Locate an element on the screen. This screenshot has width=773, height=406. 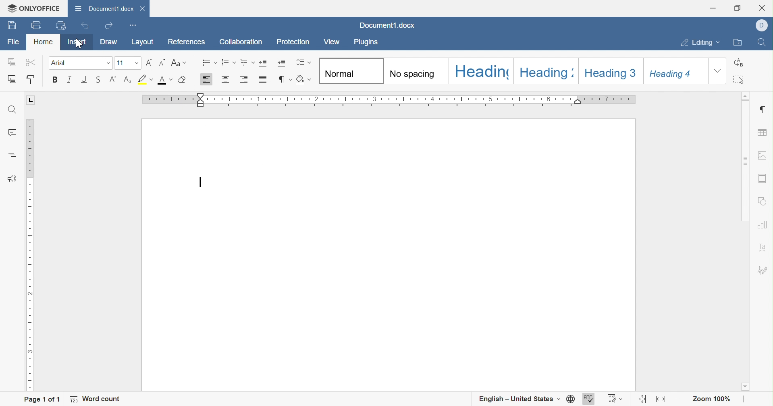
Editing is located at coordinates (699, 43).